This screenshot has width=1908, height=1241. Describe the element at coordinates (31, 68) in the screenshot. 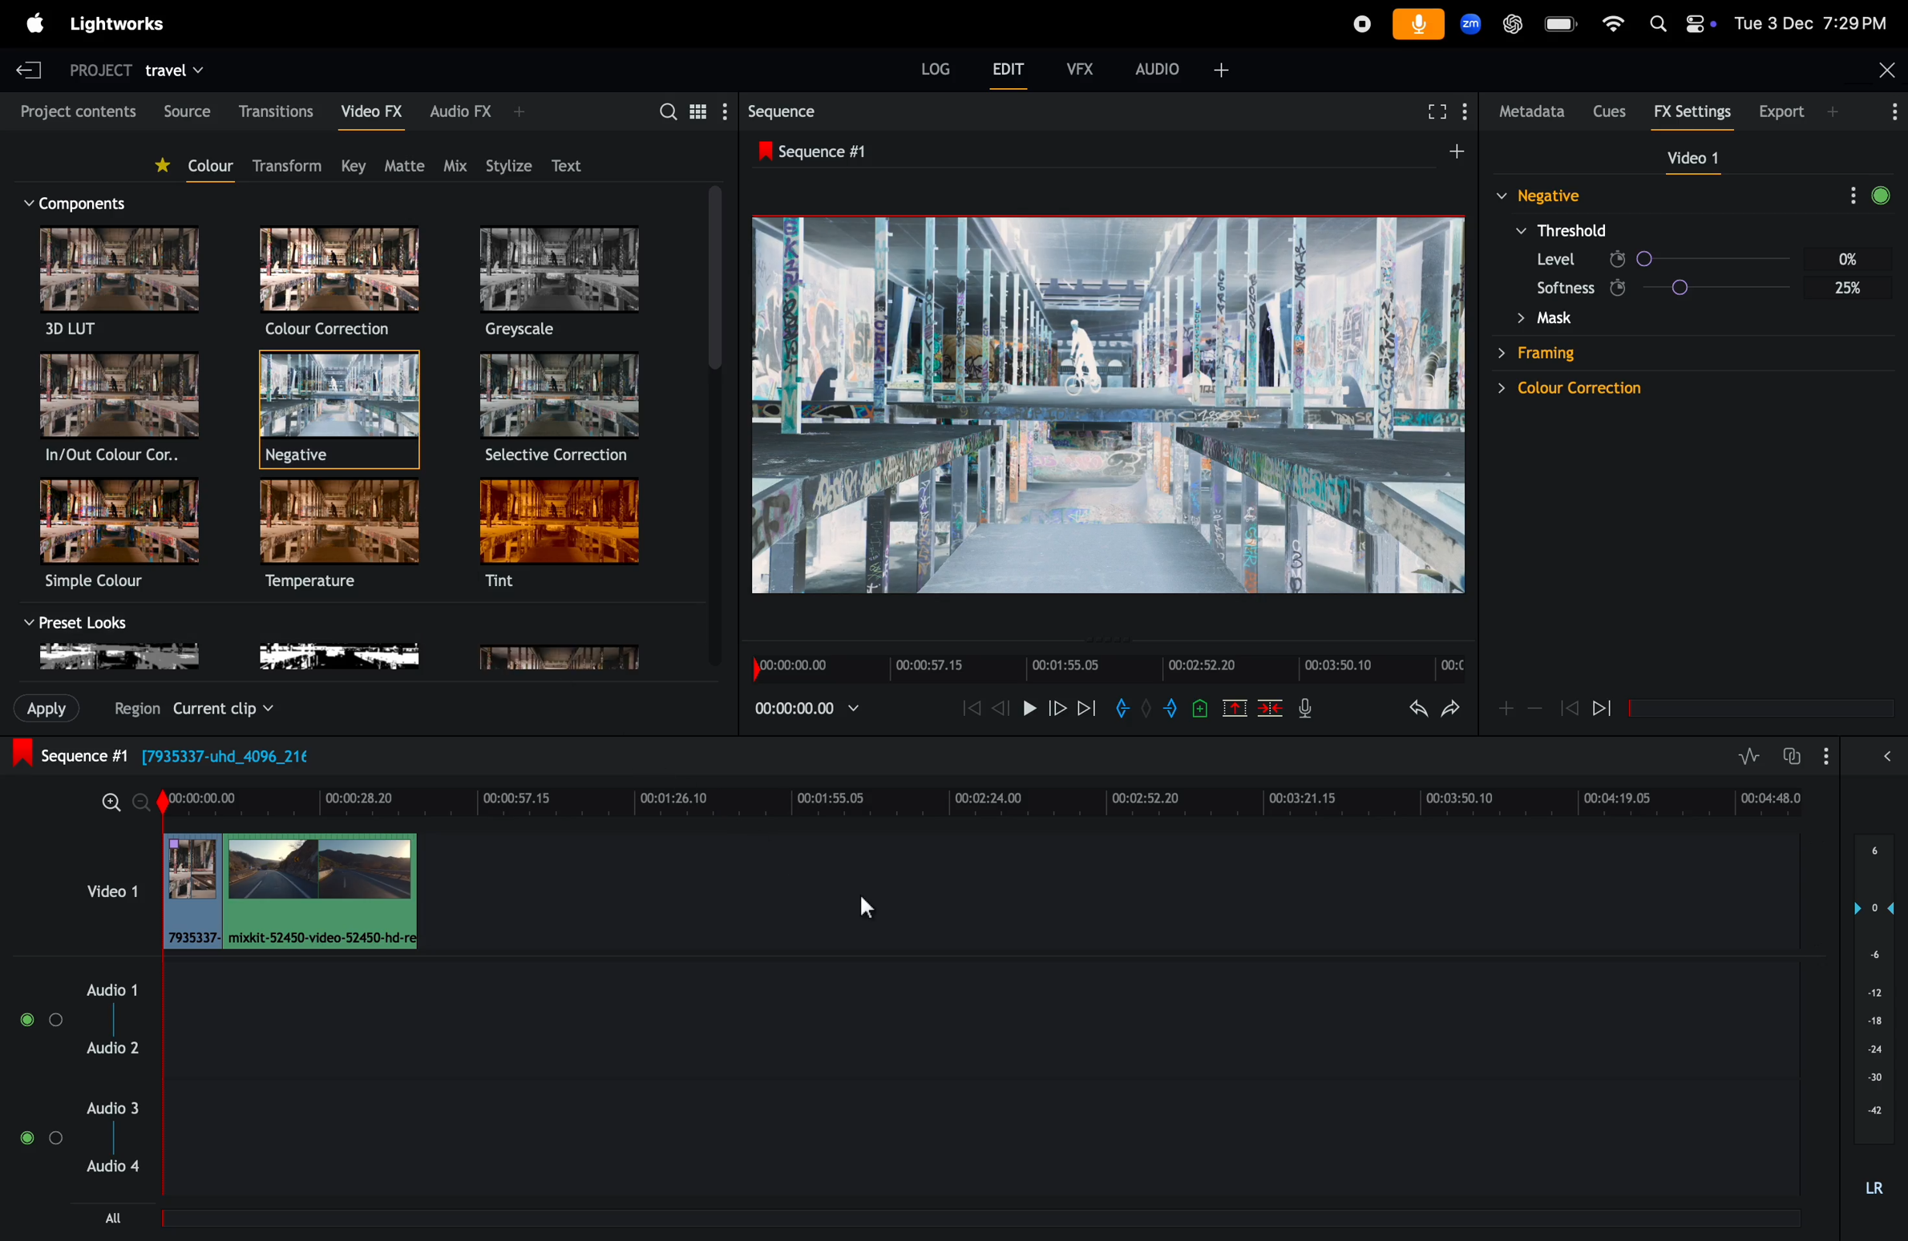

I see `exit` at that location.